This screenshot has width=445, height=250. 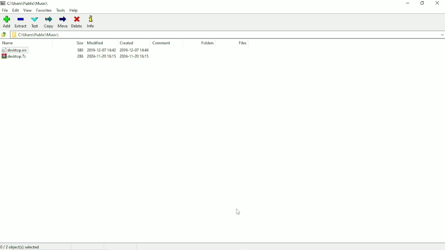 What do you see at coordinates (77, 57) in the screenshot?
I see `Archive created` at bounding box center [77, 57].